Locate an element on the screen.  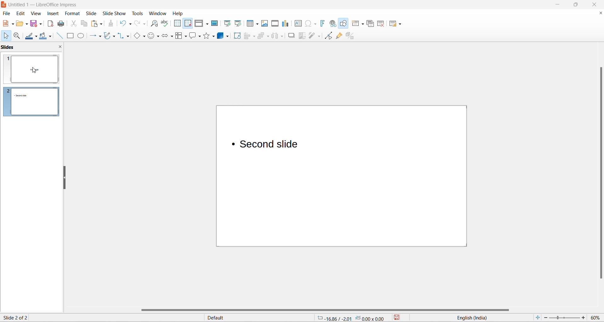
horizontal scroll bar is located at coordinates (327, 310).